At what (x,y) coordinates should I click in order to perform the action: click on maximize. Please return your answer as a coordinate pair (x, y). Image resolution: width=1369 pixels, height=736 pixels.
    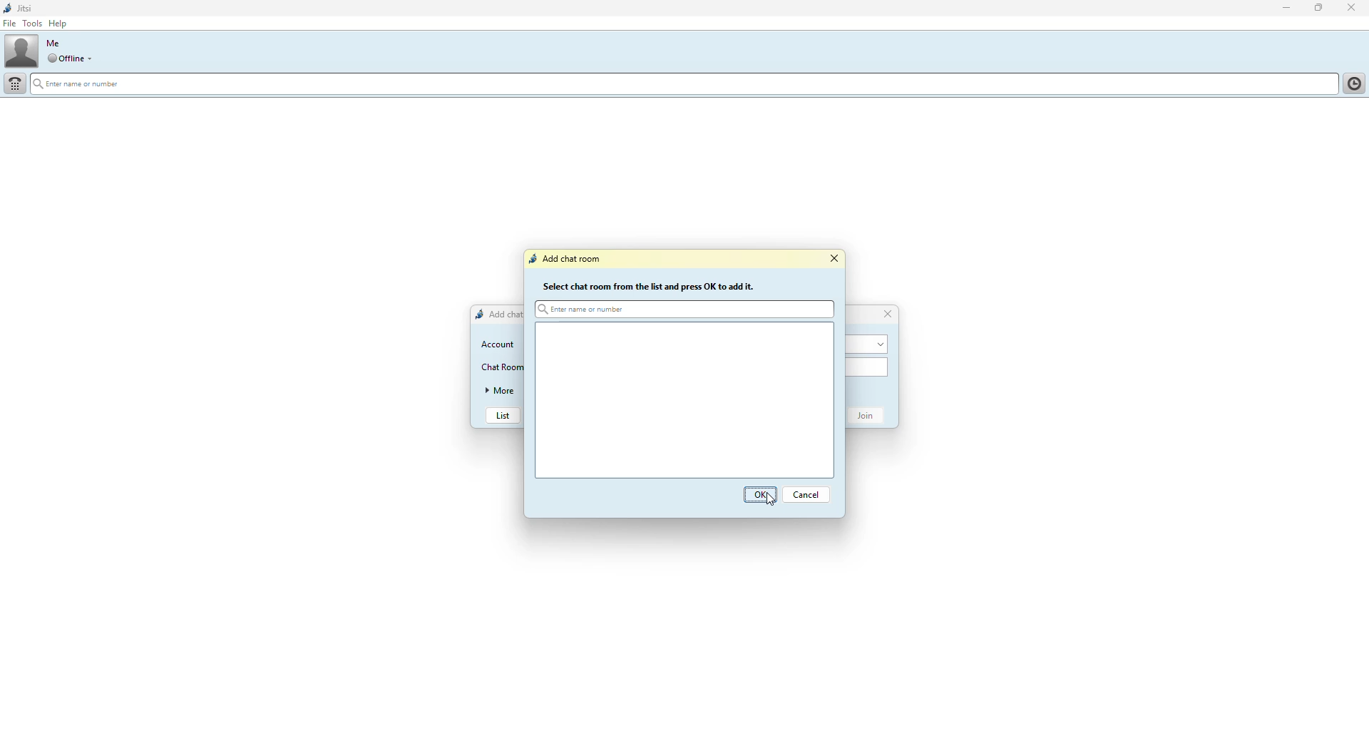
    Looking at the image, I should click on (1316, 7).